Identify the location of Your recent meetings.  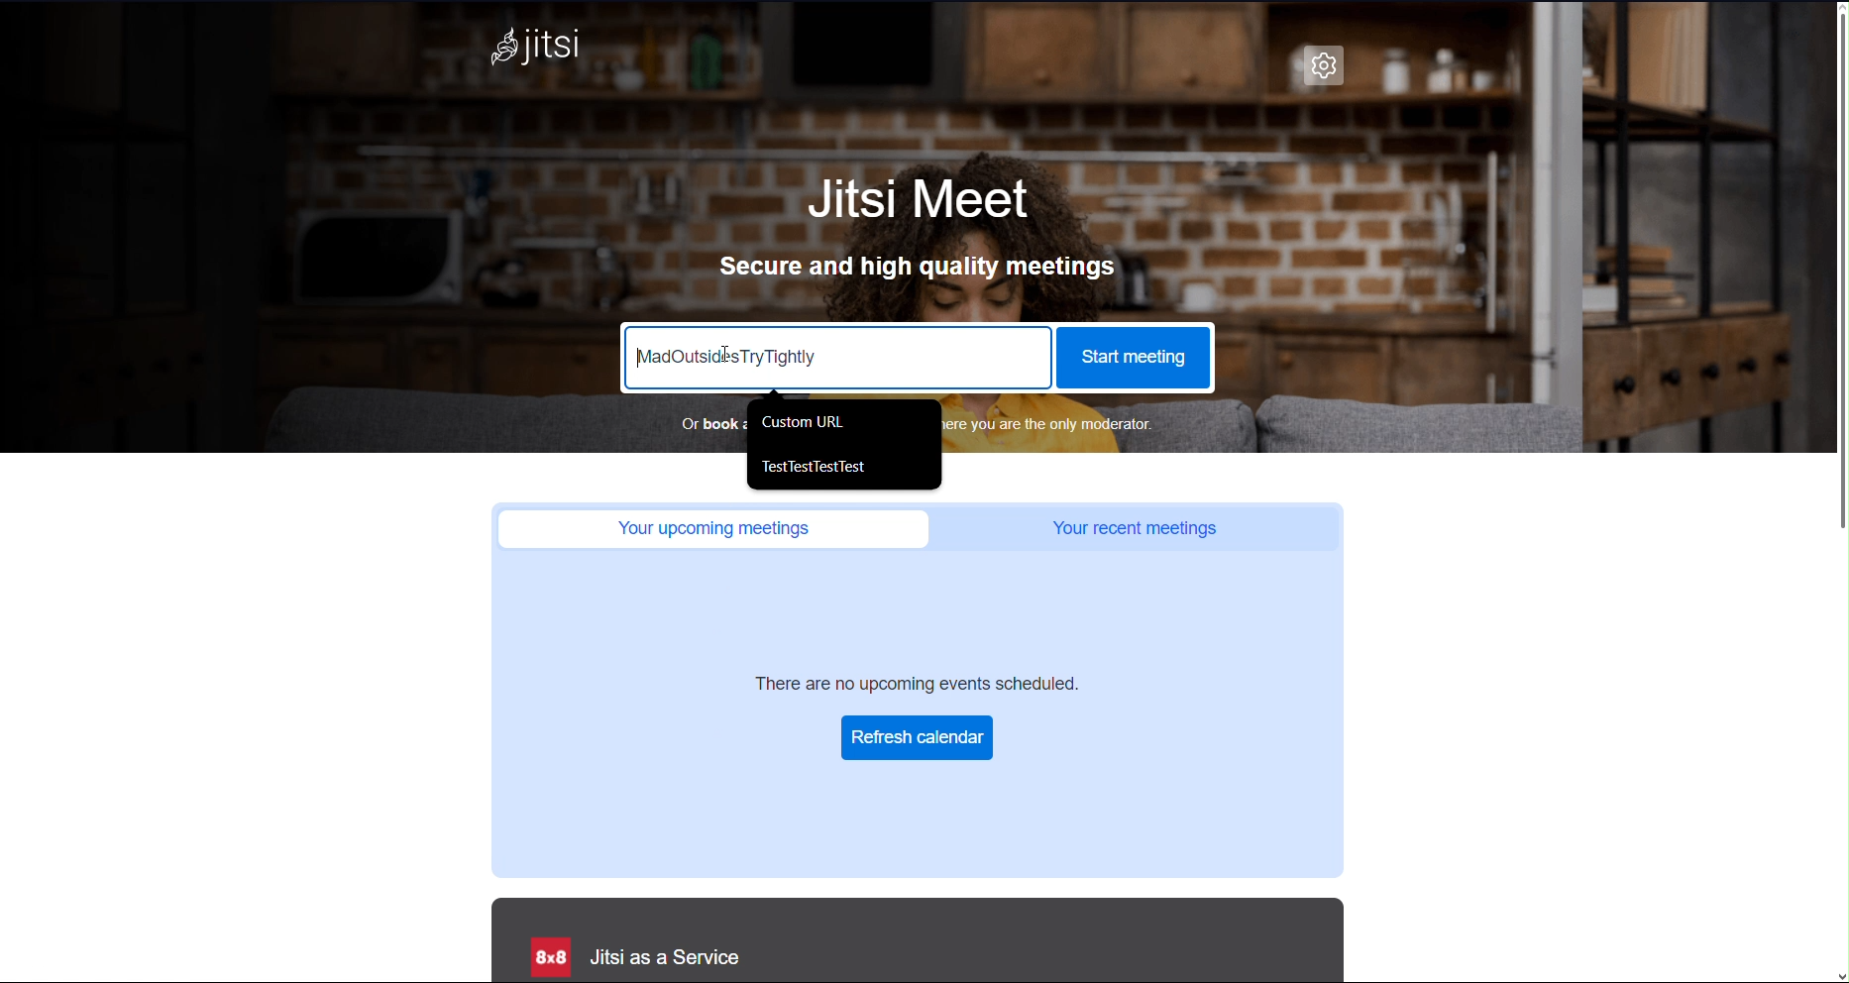
(1137, 527).